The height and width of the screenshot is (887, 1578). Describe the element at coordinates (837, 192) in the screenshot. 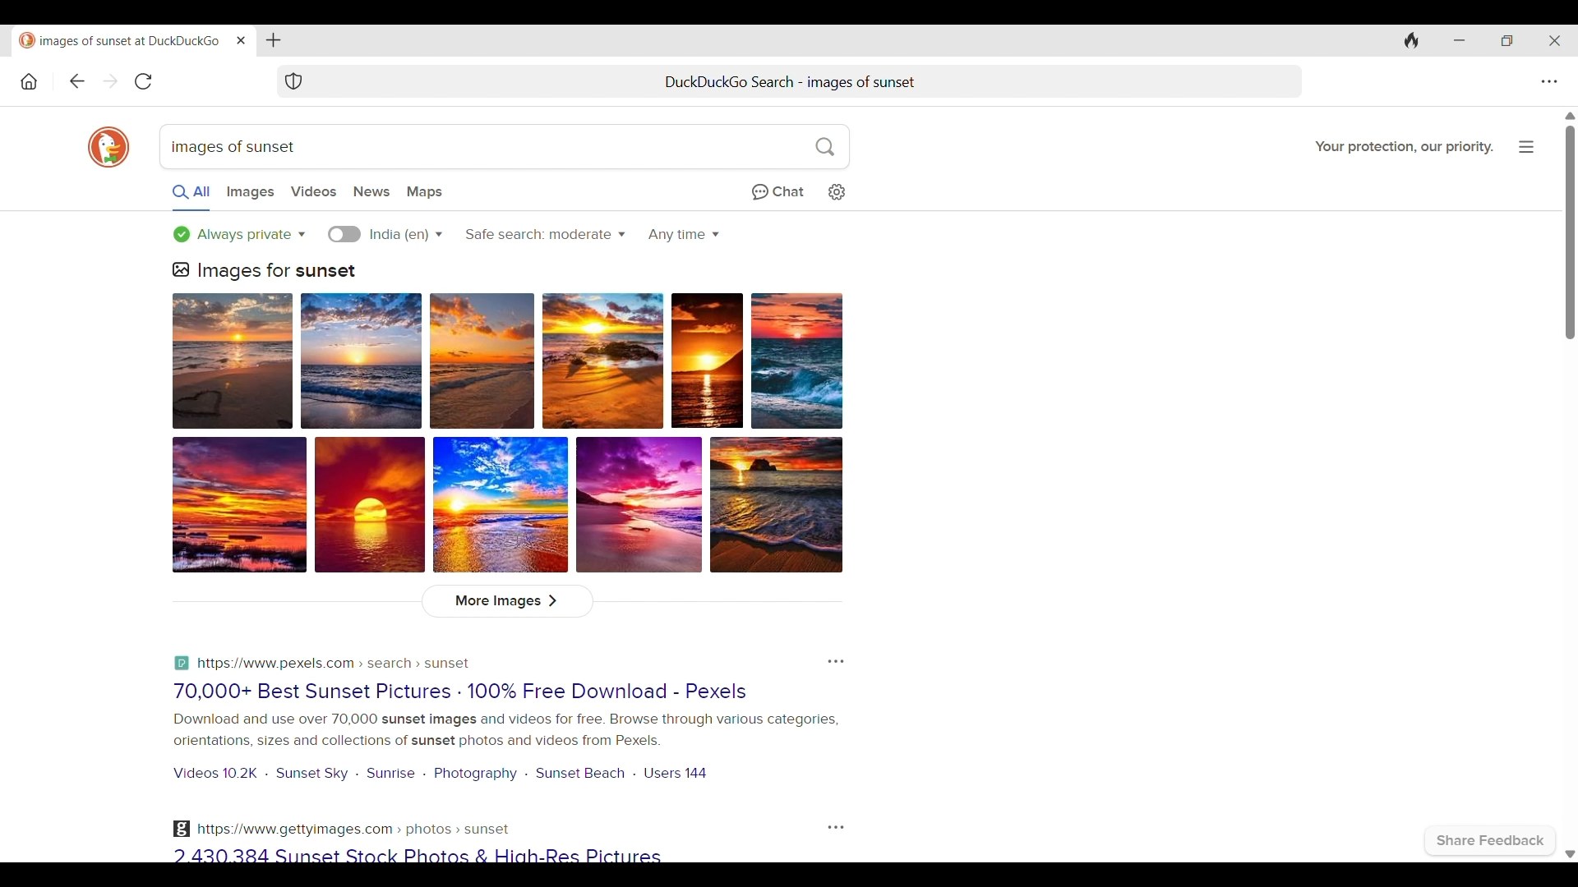

I see `Change search settings` at that location.